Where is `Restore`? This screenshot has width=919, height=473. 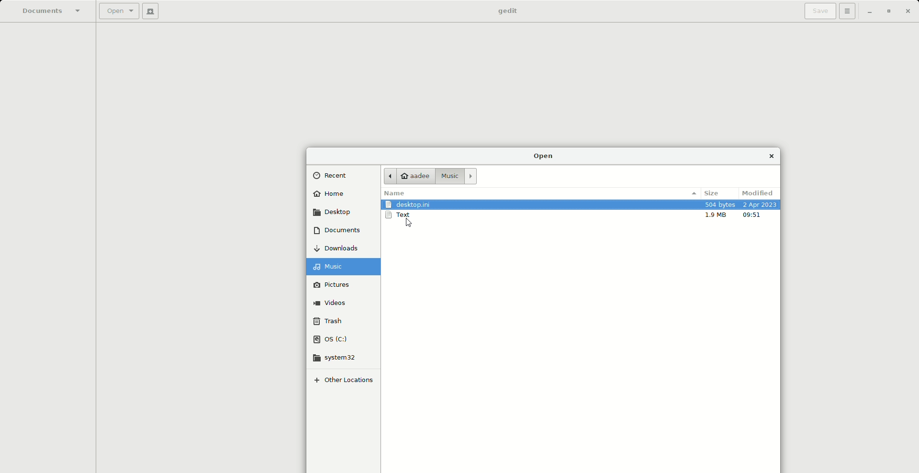 Restore is located at coordinates (890, 11).